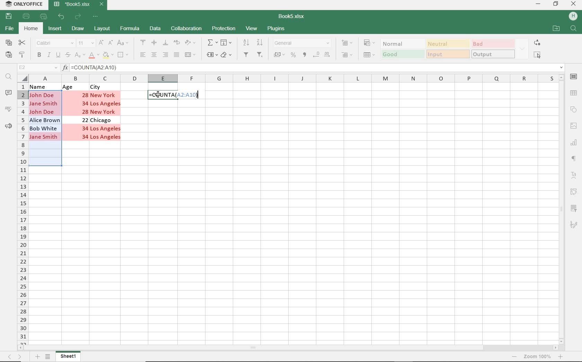 This screenshot has width=582, height=362. Describe the element at coordinates (43, 86) in the screenshot. I see `Name` at that location.